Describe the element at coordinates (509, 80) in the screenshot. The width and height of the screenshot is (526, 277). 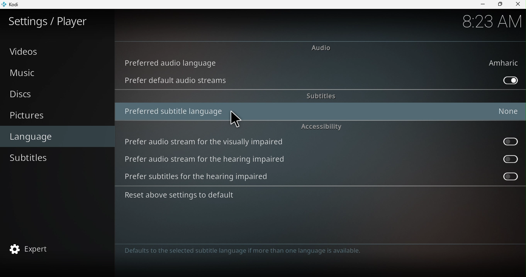
I see `Prefer default audio stream` at that location.